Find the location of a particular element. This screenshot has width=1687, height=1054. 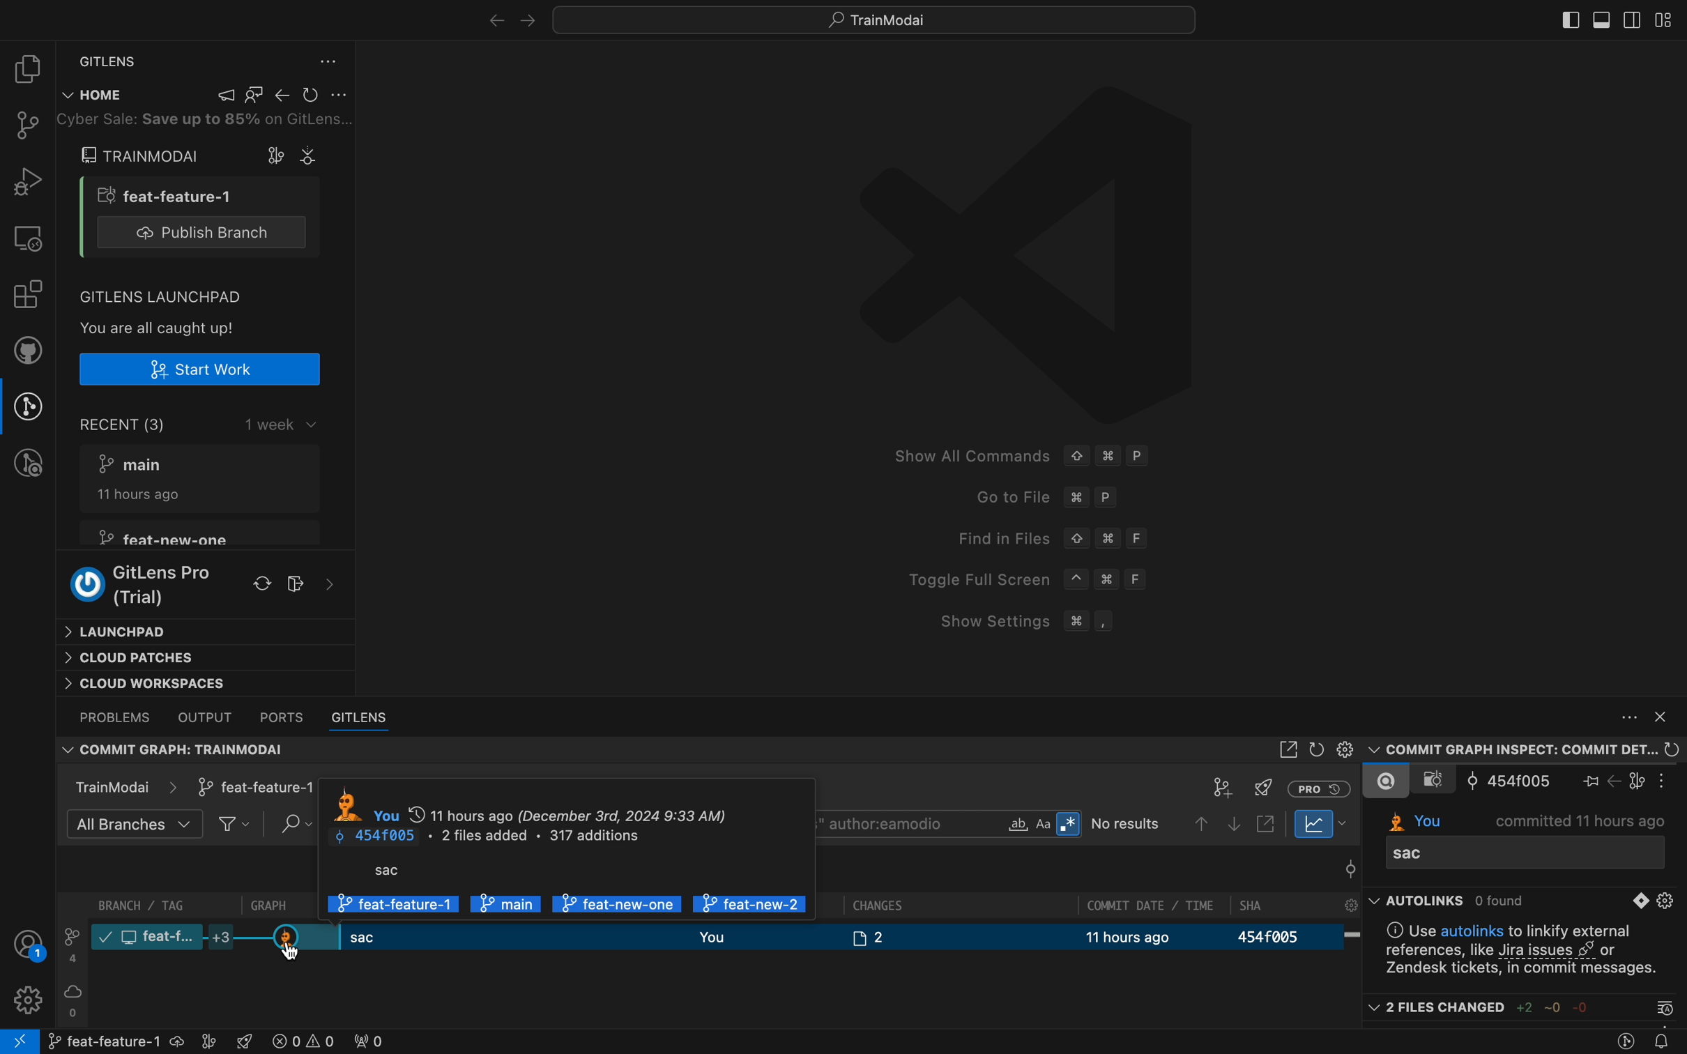

graph is located at coordinates (321, 155).